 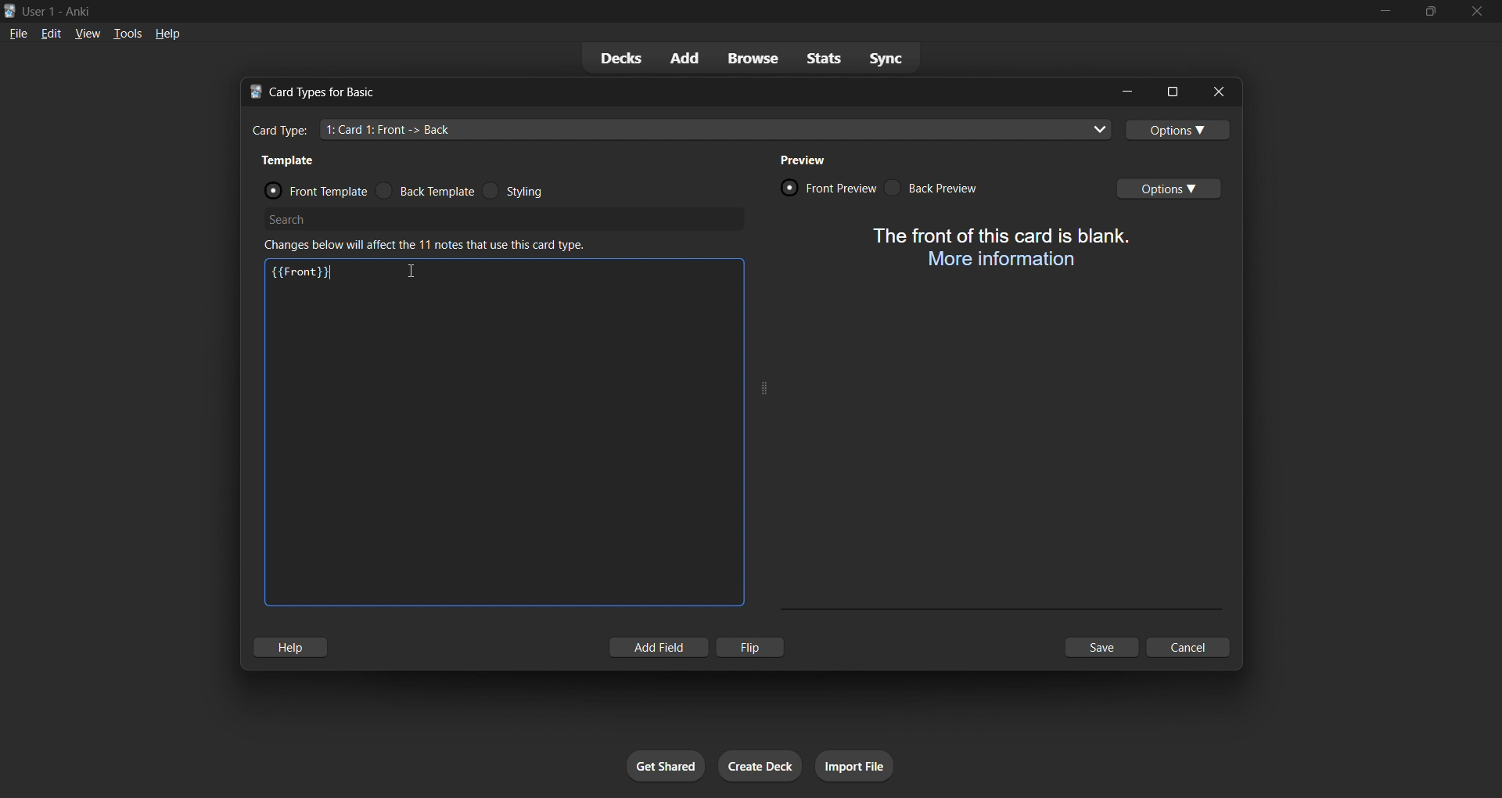 I want to click on front preview, so click(x=826, y=186).